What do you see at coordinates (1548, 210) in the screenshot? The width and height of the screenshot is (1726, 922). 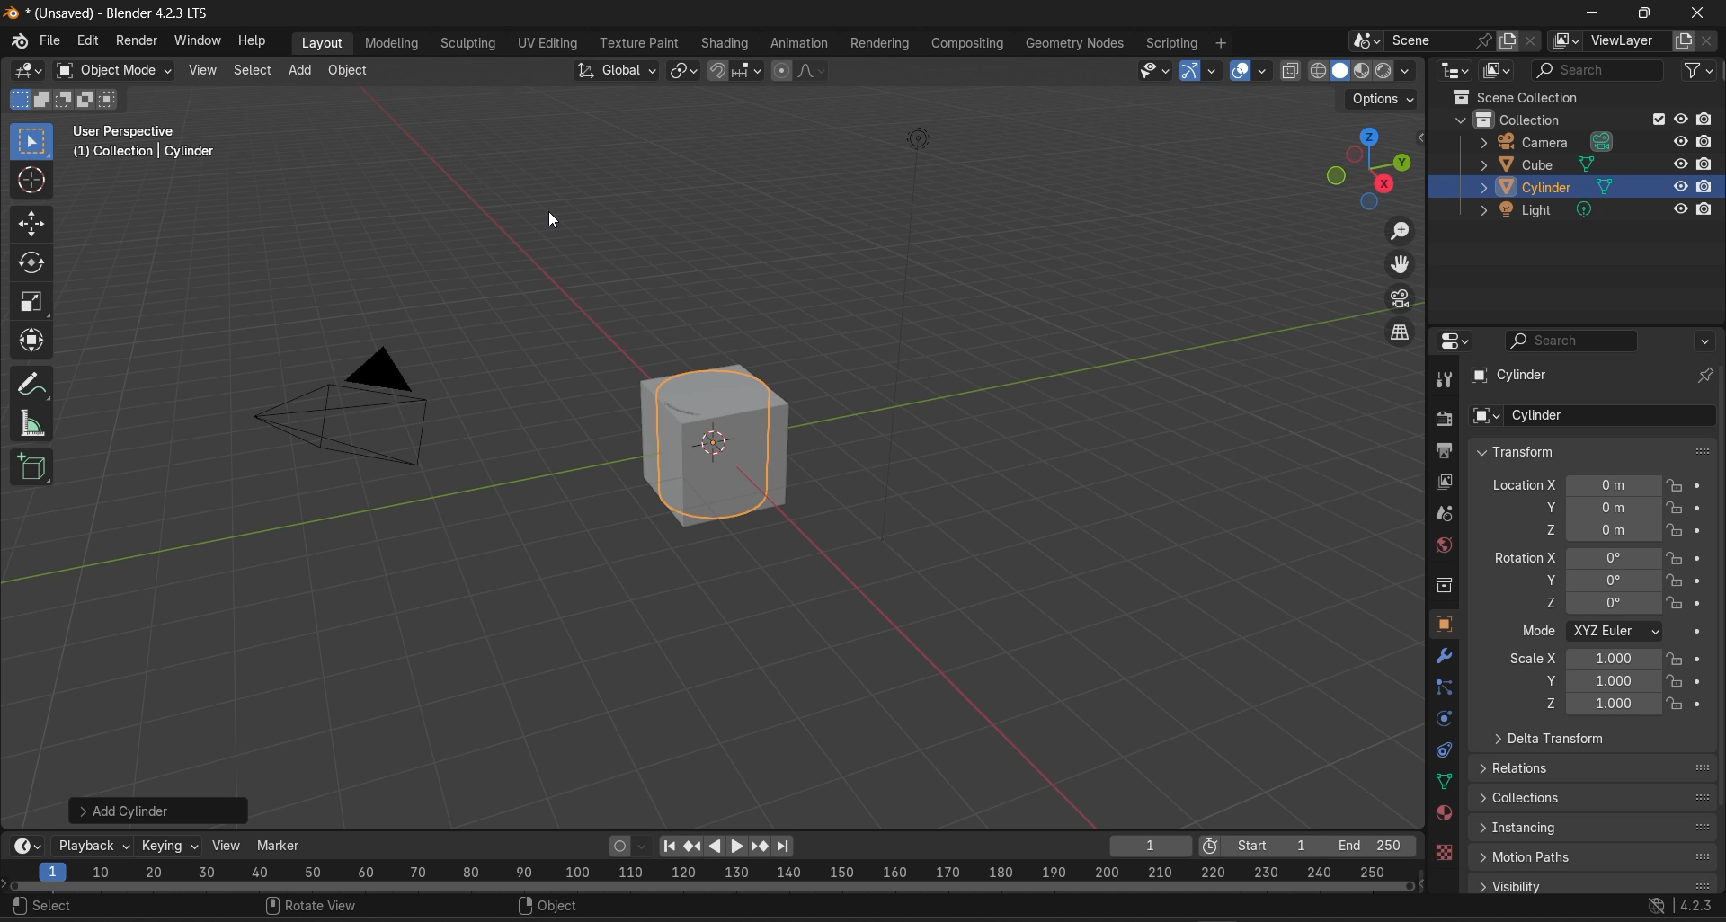 I see `light` at bounding box center [1548, 210].